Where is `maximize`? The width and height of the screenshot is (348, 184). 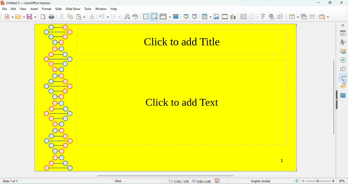 maximize is located at coordinates (331, 3).